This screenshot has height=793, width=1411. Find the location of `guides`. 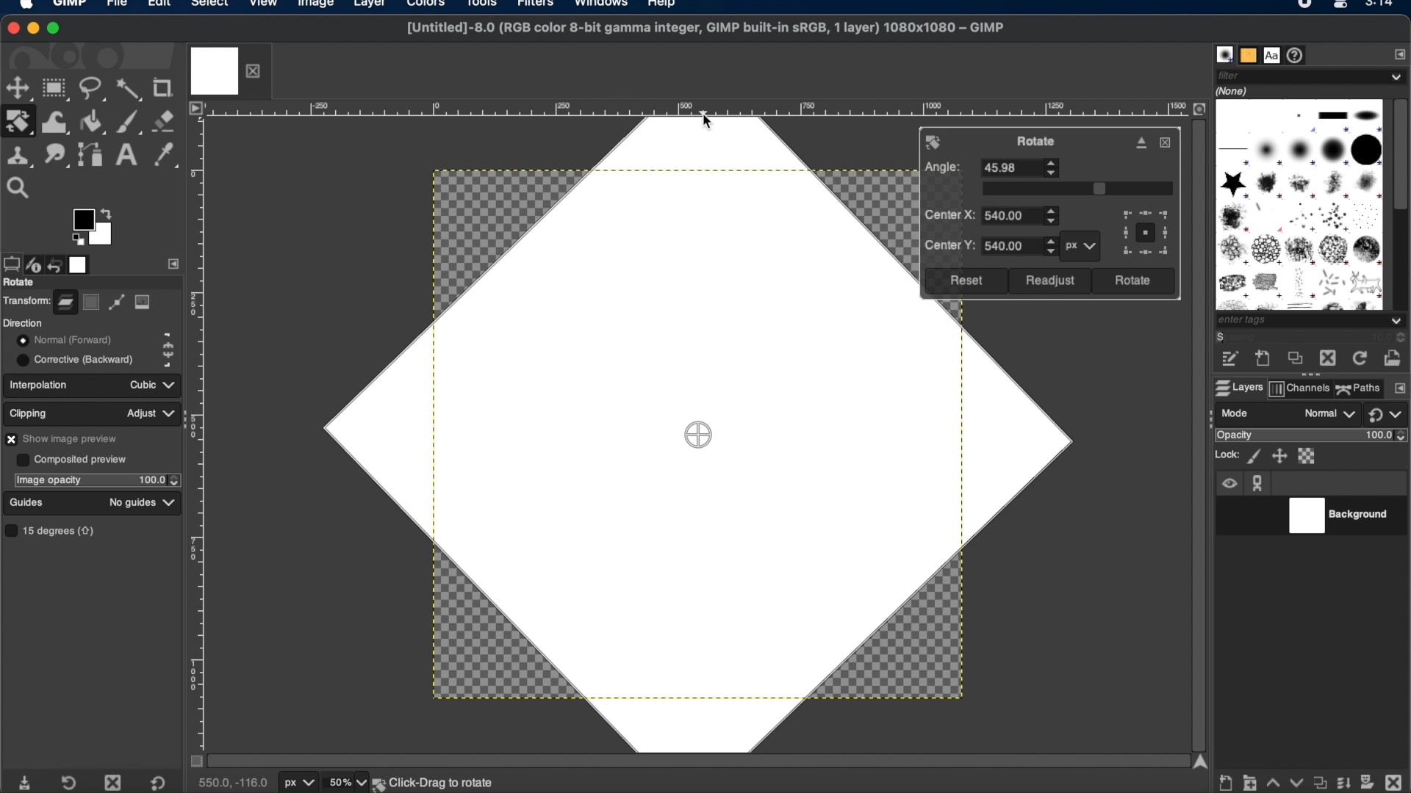

guides is located at coordinates (27, 502).